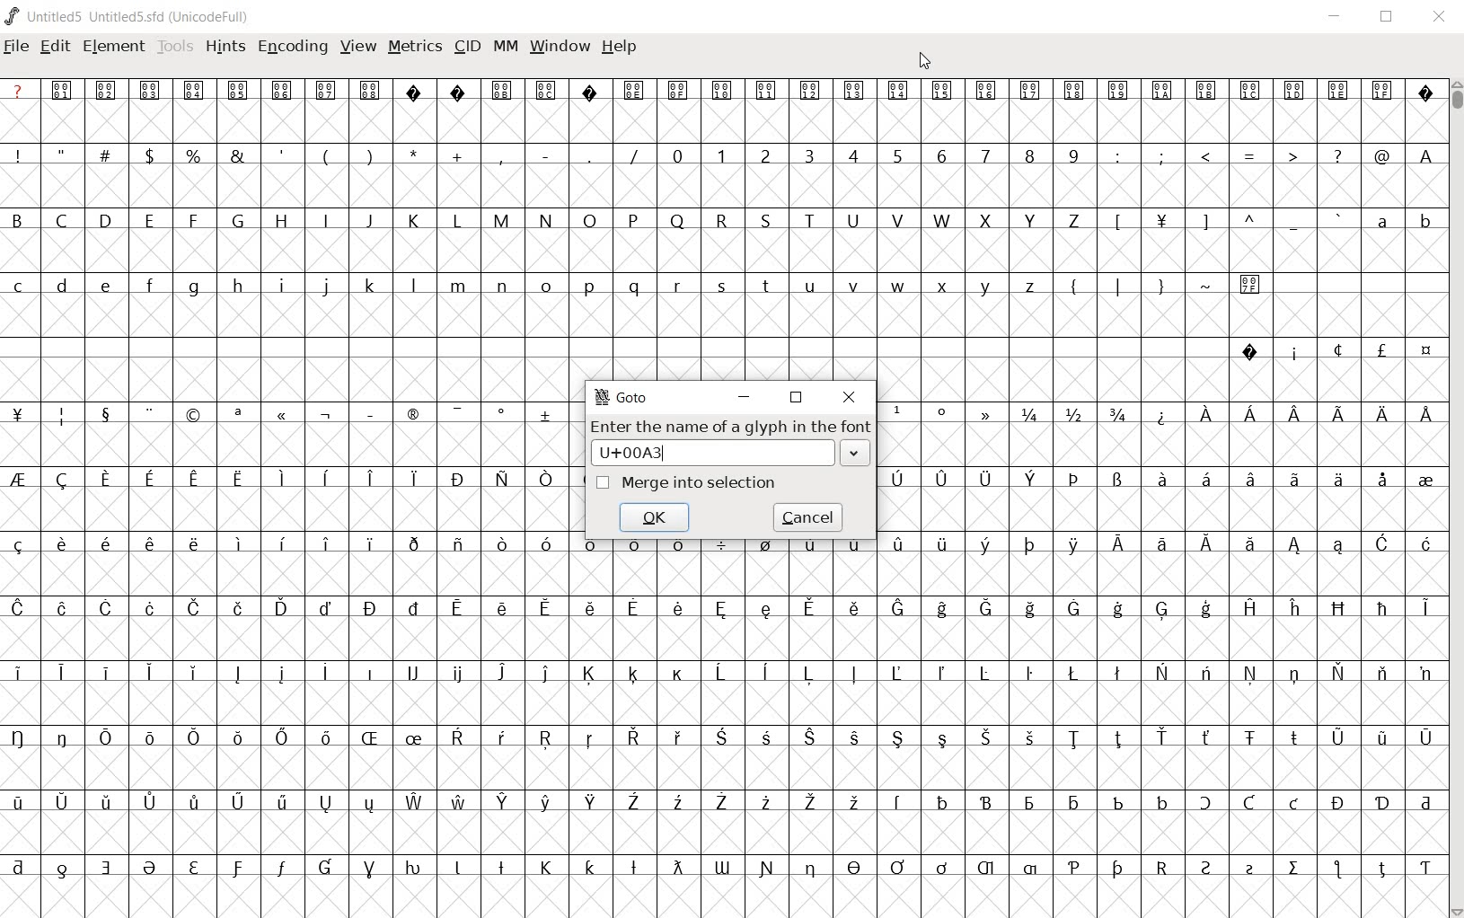  What do you see at coordinates (281, 609) in the screenshot?
I see `Symbol` at bounding box center [281, 609].